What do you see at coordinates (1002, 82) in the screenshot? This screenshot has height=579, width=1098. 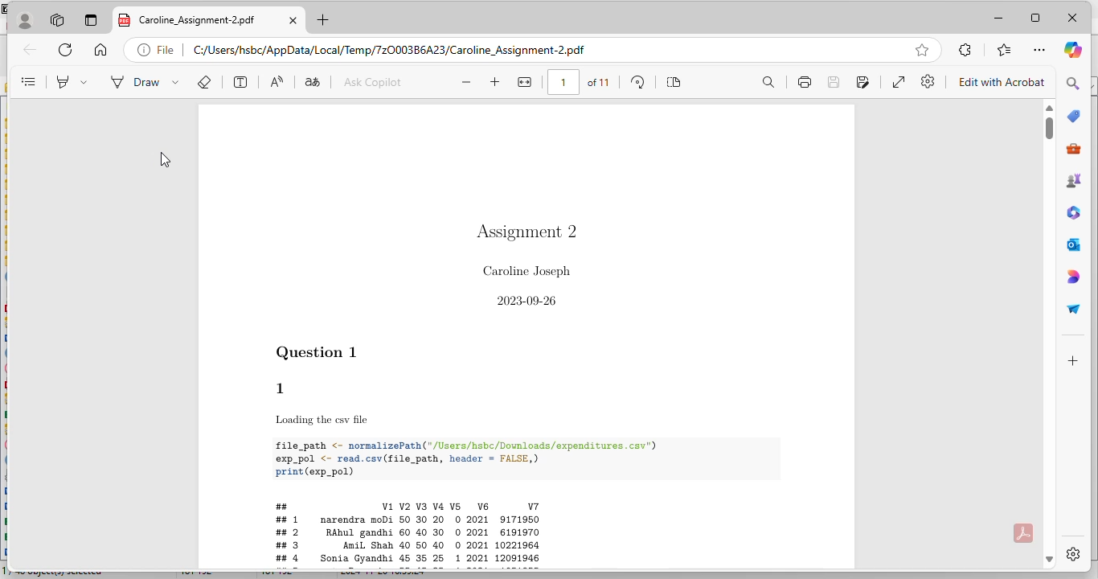 I see `edit with acrobat` at bounding box center [1002, 82].